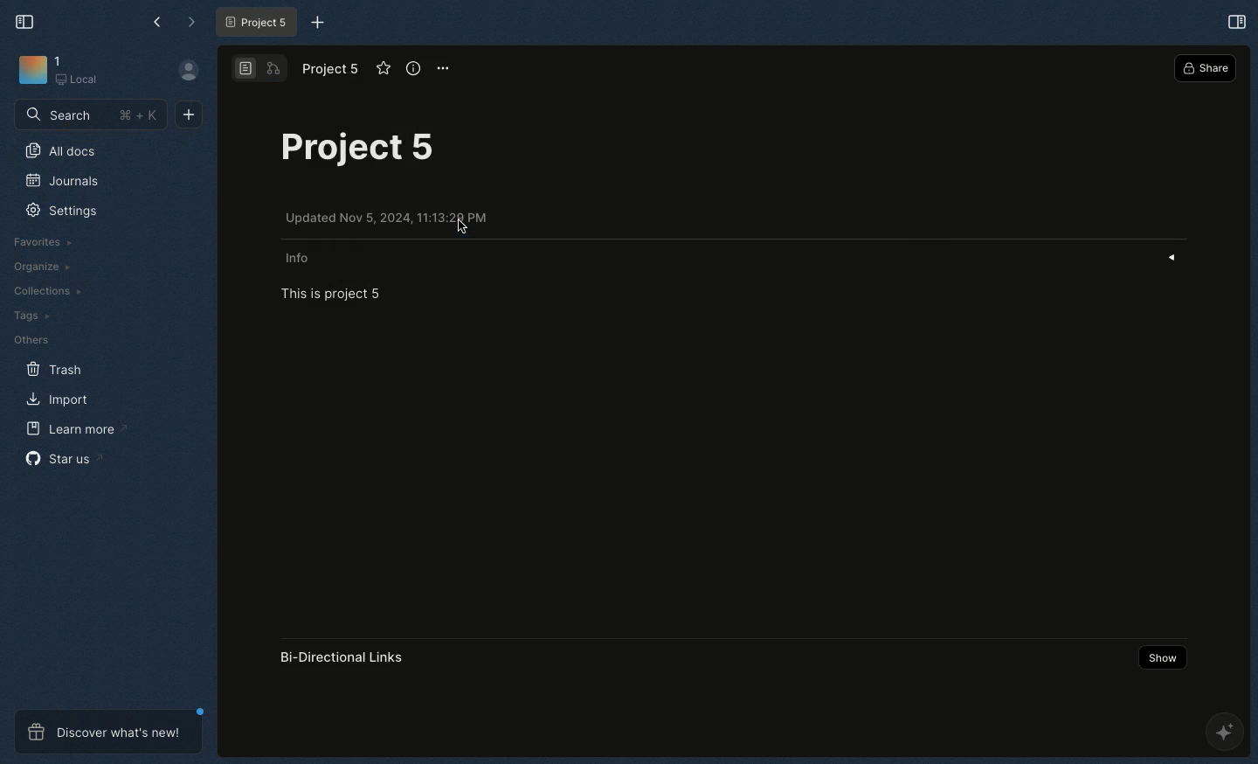 This screenshot has height=764, width=1258. What do you see at coordinates (459, 227) in the screenshot?
I see `Cursor` at bounding box center [459, 227].